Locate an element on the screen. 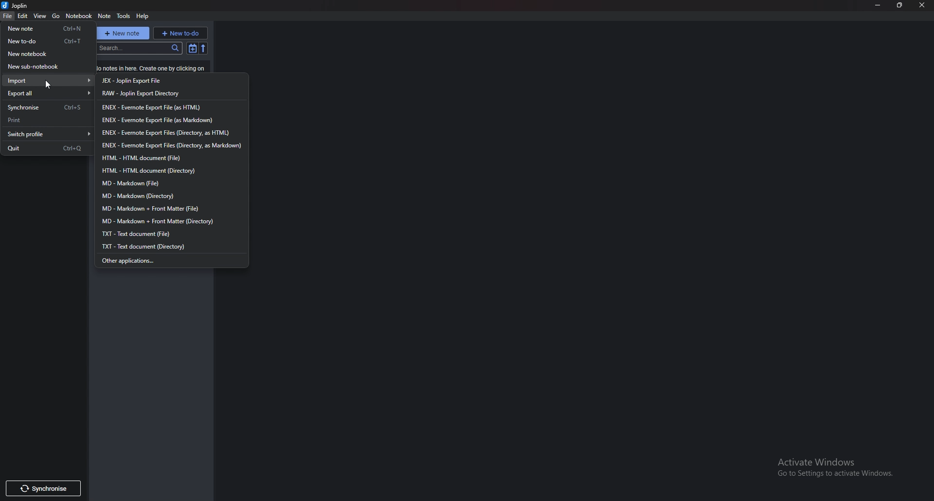 Image resolution: width=934 pixels, height=501 pixels. quit is located at coordinates (46, 148).